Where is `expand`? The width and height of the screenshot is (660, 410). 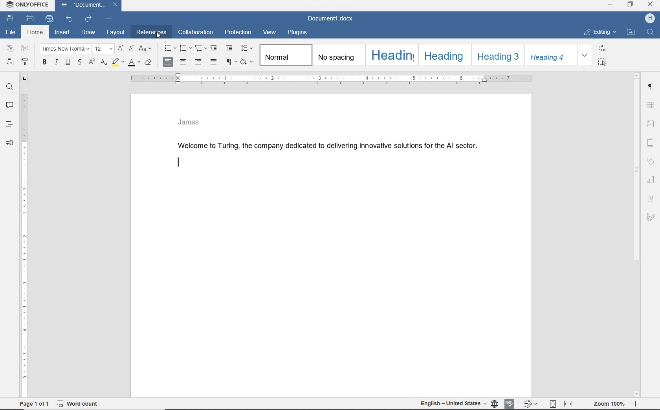
expand is located at coordinates (586, 56).